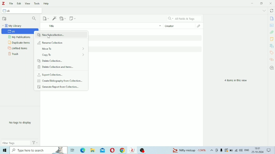  I want to click on Meet Now, so click(217, 150).